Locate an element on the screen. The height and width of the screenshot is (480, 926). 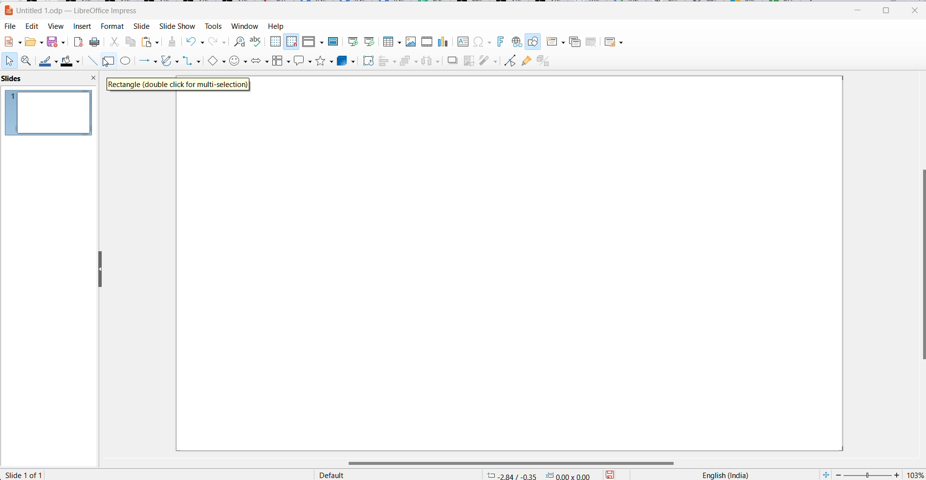
rectangle is located at coordinates (109, 62).